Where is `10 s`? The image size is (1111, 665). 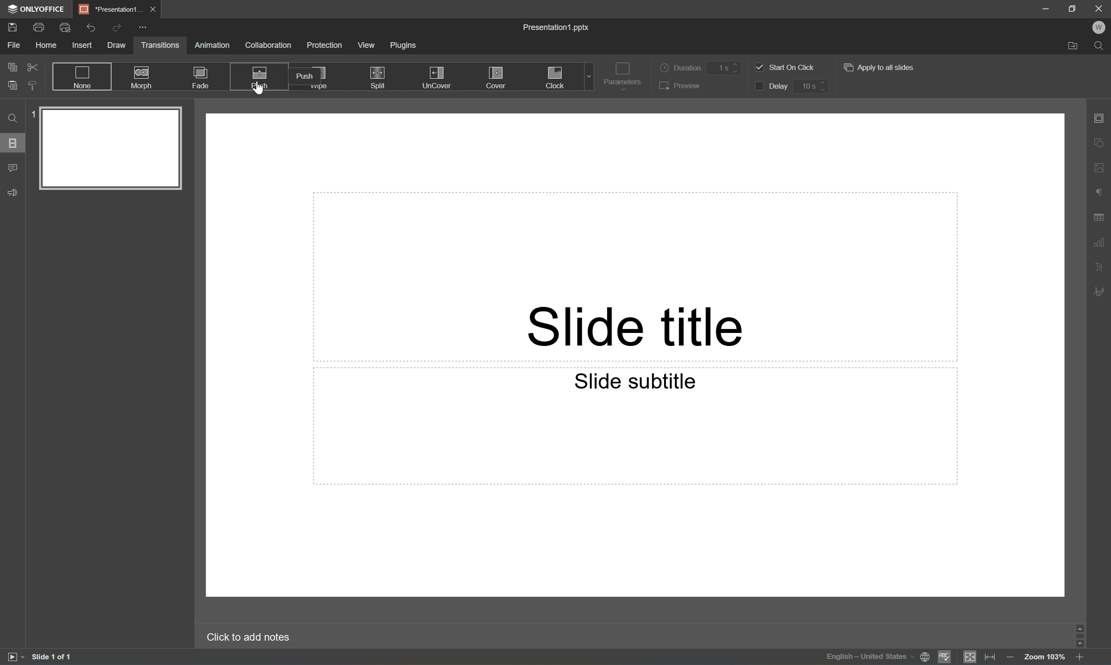 10 s is located at coordinates (810, 86).